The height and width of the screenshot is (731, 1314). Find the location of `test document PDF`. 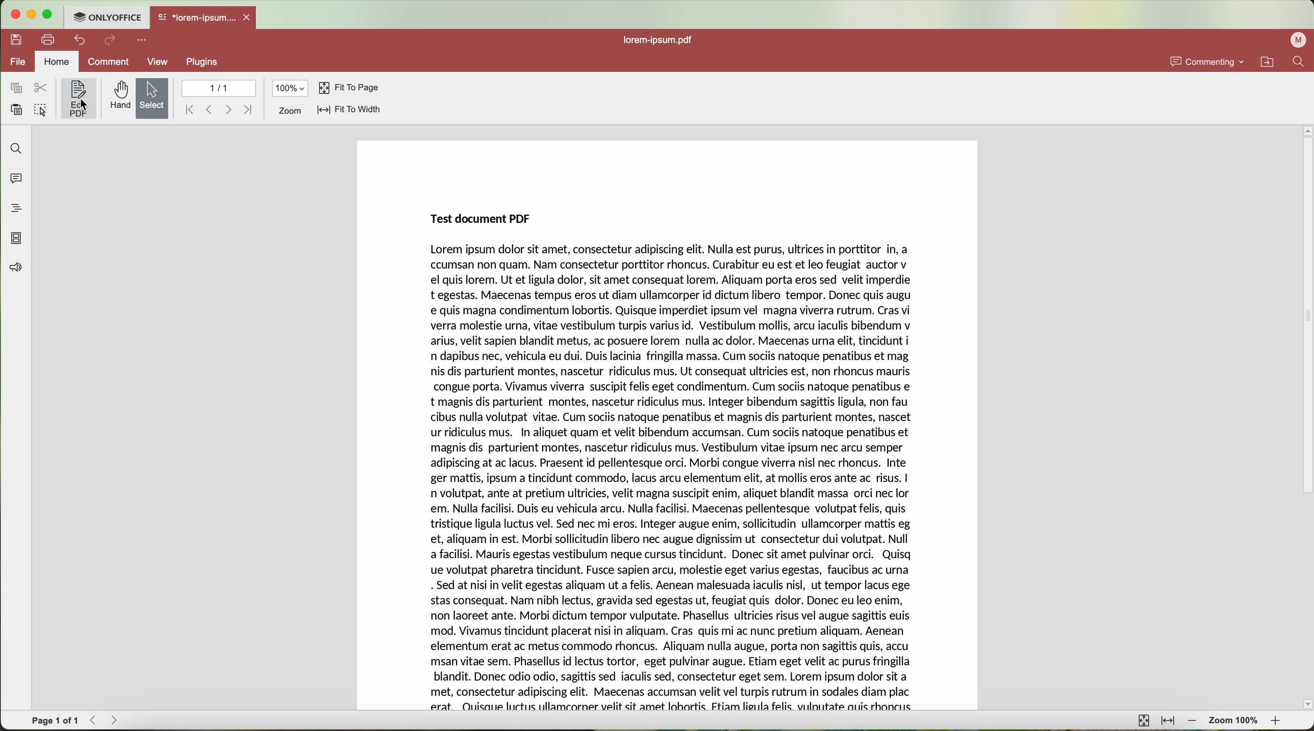

test document PDF is located at coordinates (488, 217).